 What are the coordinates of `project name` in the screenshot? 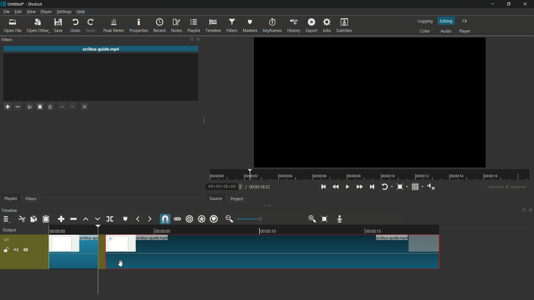 It's located at (16, 4).